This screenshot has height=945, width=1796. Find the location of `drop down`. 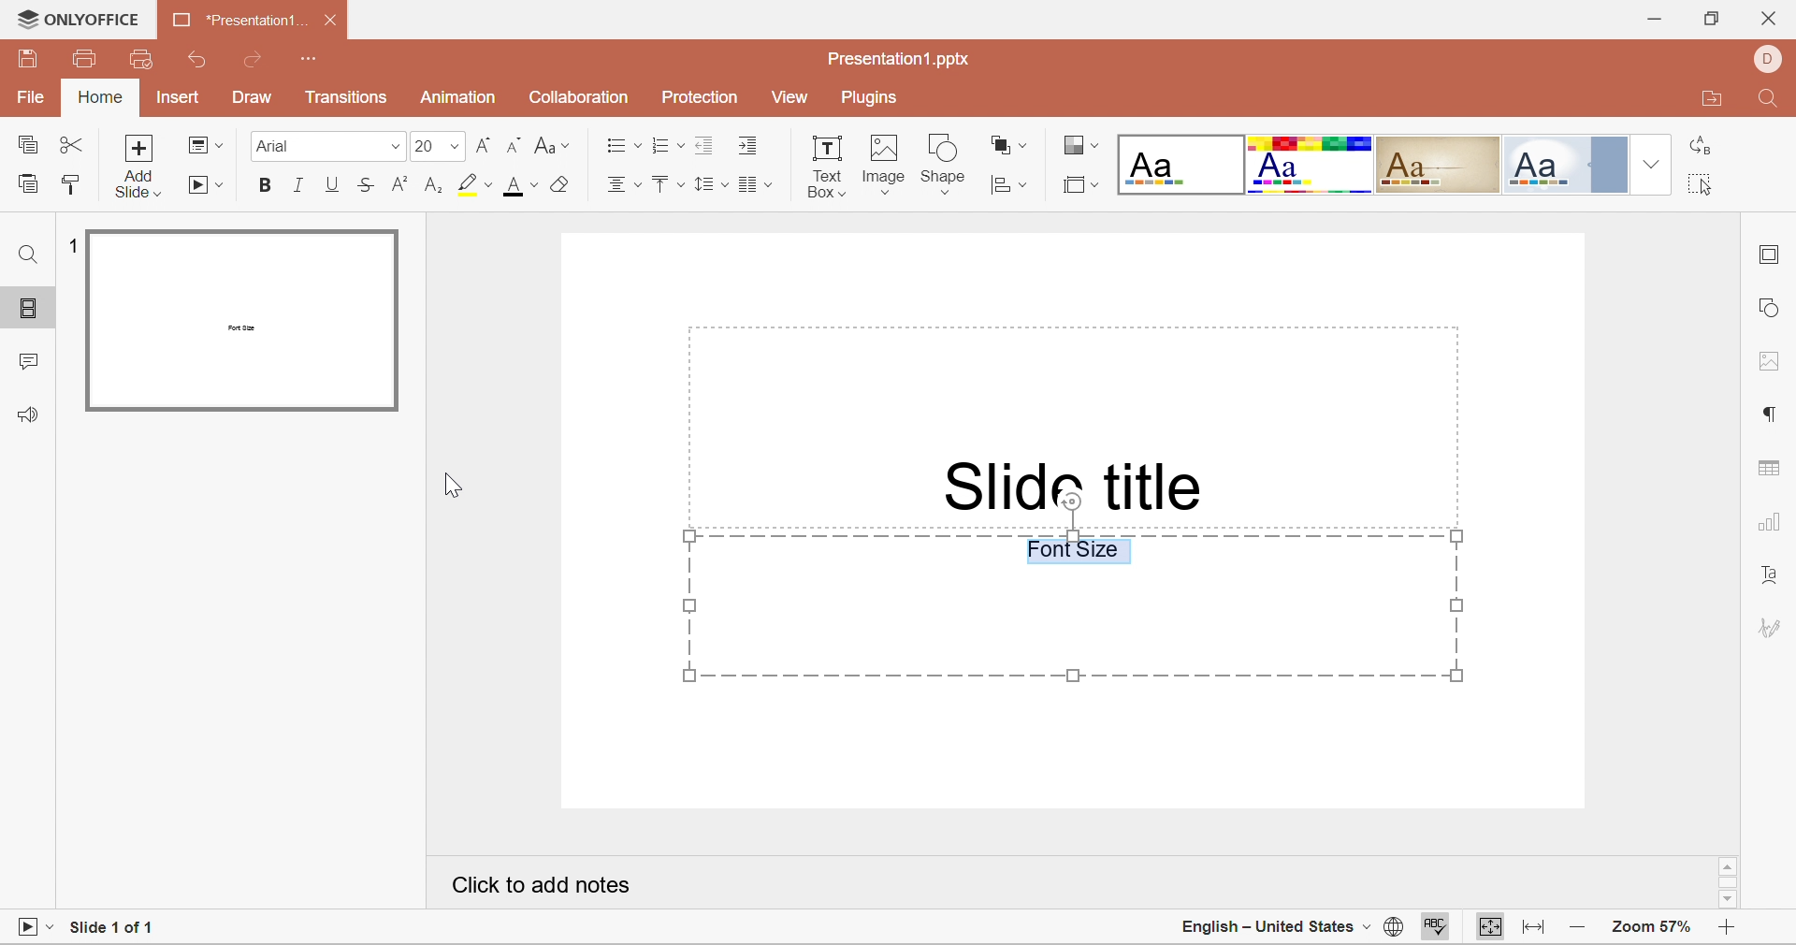

drop down is located at coordinates (457, 153).